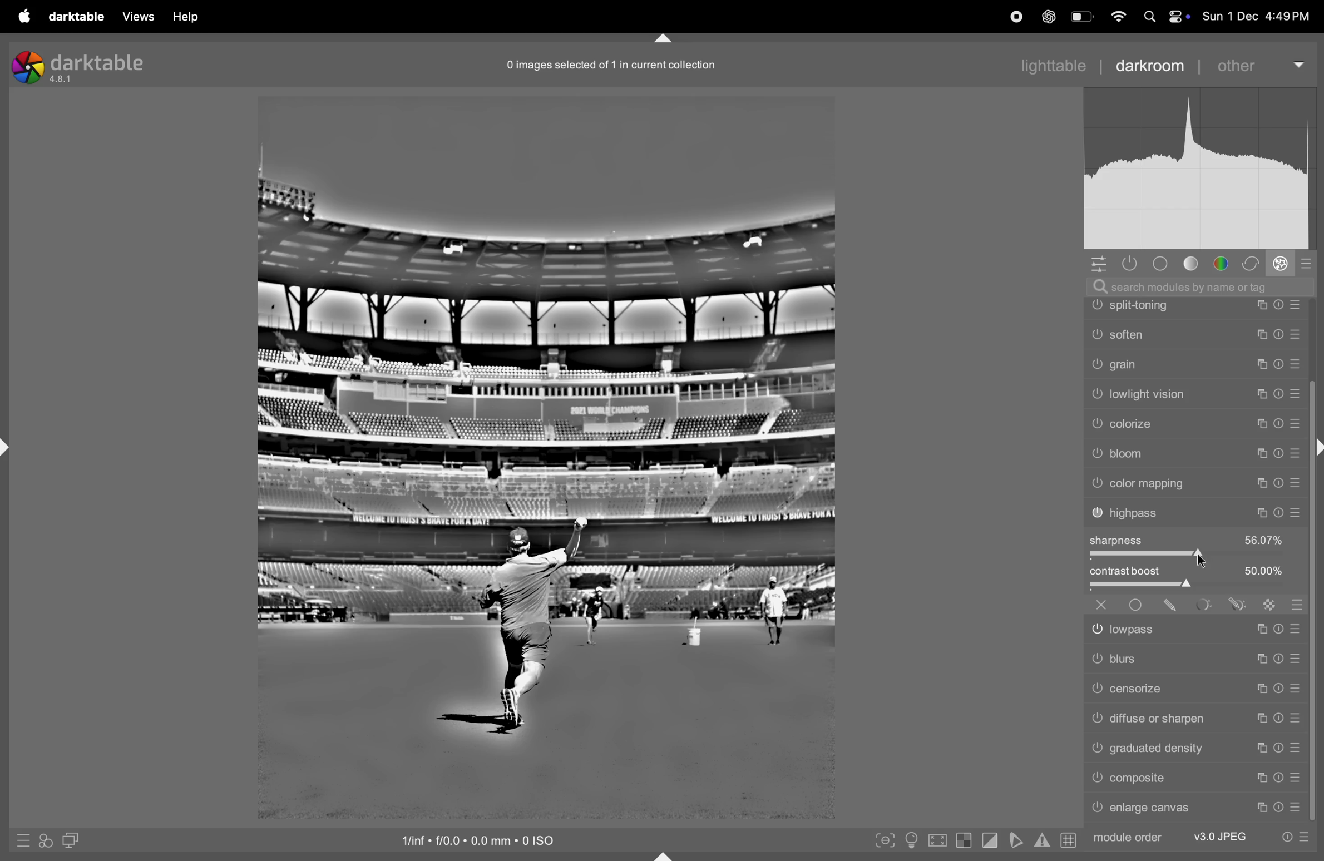 This screenshot has height=861, width=1324. What do you see at coordinates (1196, 541) in the screenshot?
I see `bloom` at bounding box center [1196, 541].